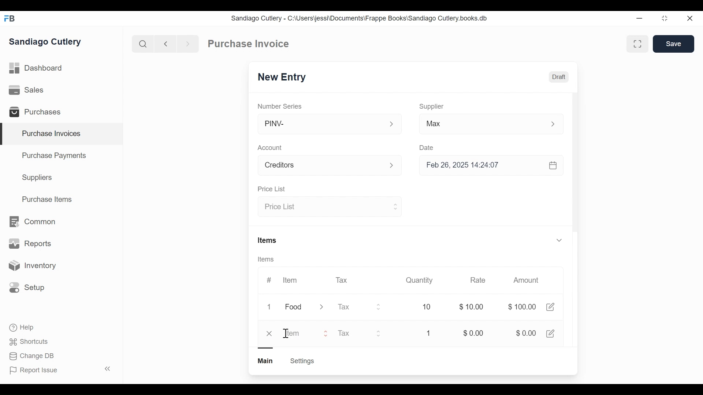 Image resolution: width=703 pixels, height=395 pixels. I want to click on Date, so click(427, 147).